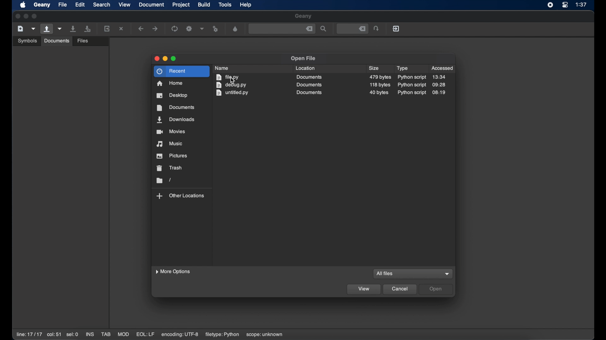  Describe the element at coordinates (60, 29) in the screenshot. I see `open a recent file` at that location.